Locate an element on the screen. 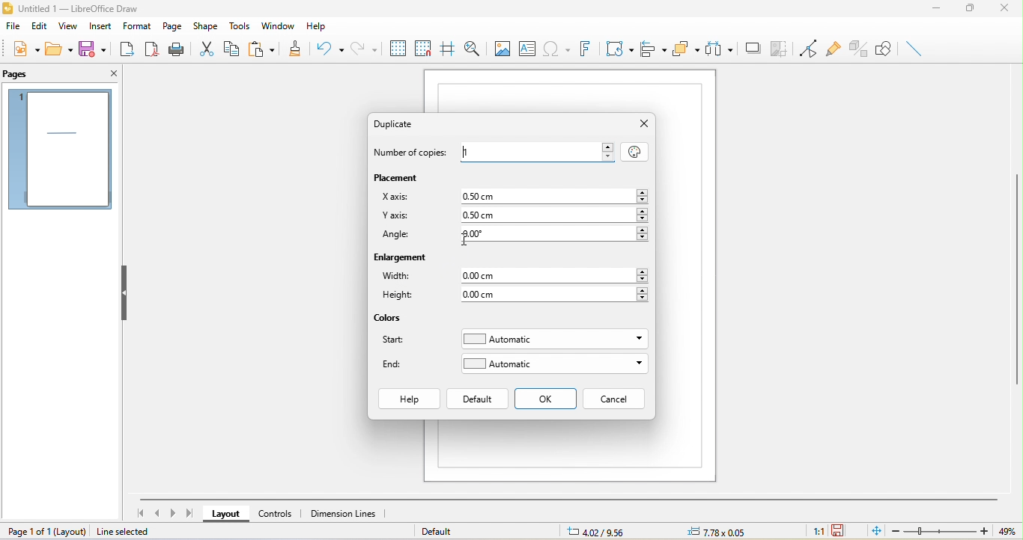 The image size is (1023, 540). default is located at coordinates (478, 399).